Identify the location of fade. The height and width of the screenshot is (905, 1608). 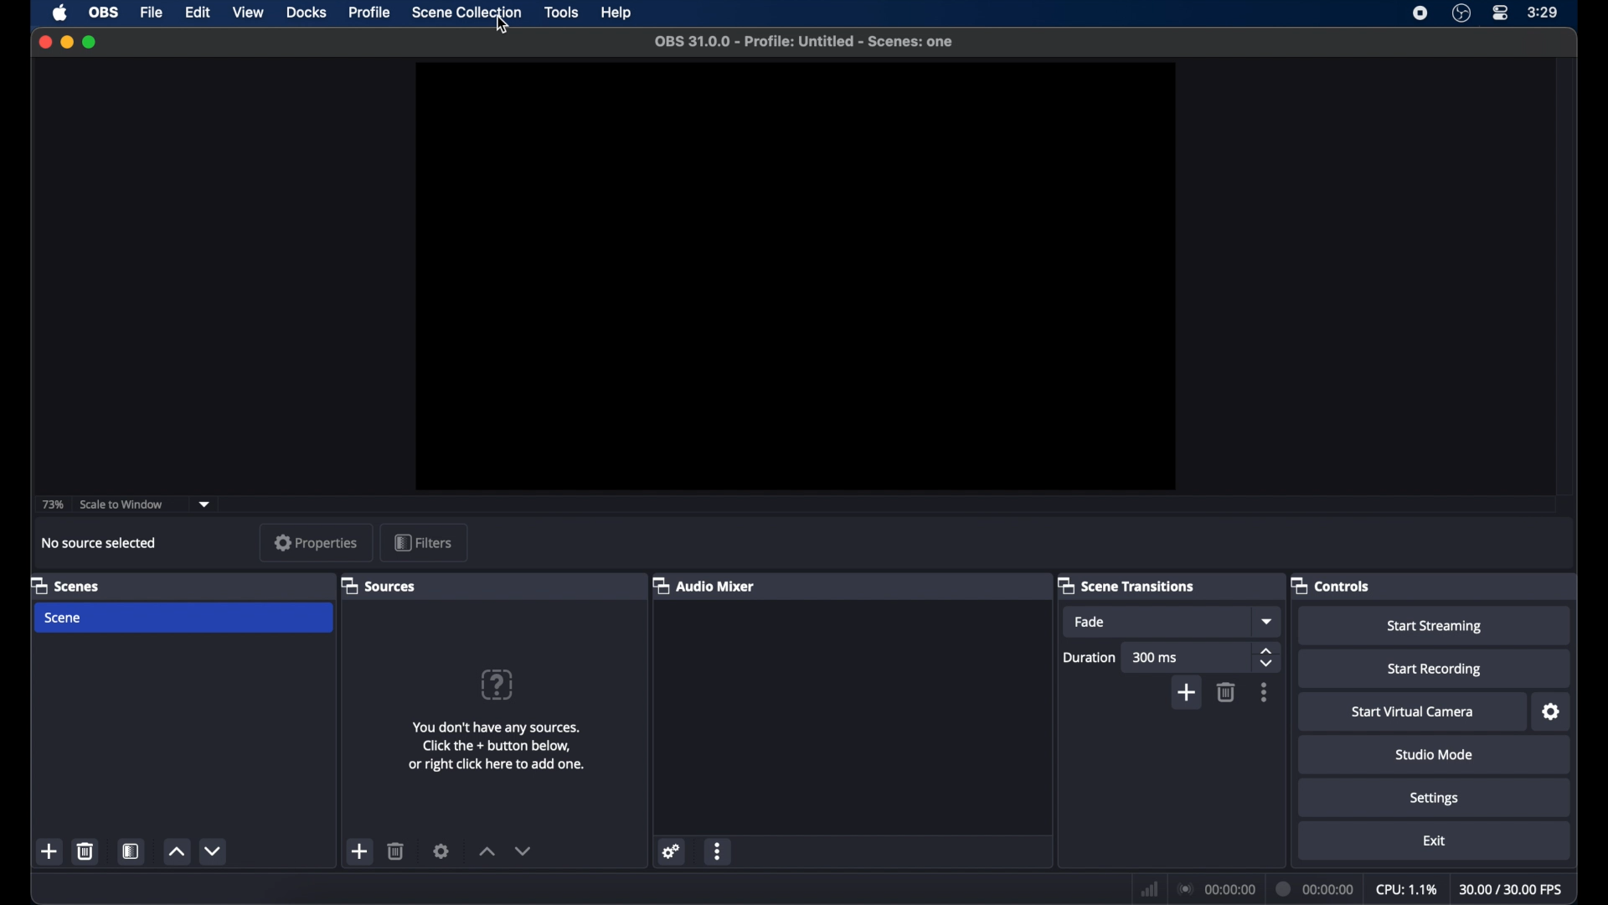
(1090, 622).